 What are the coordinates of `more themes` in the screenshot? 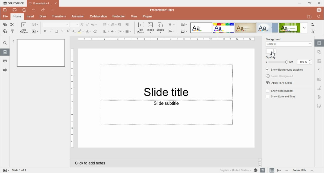 It's located at (304, 28).